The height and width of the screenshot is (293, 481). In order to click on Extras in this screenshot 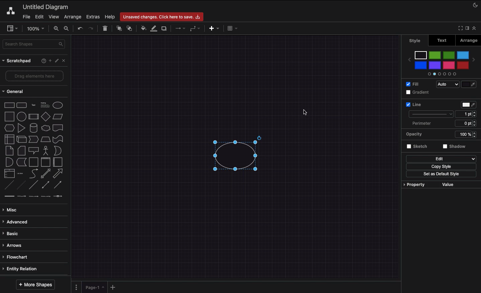, I will do `click(93, 16)`.